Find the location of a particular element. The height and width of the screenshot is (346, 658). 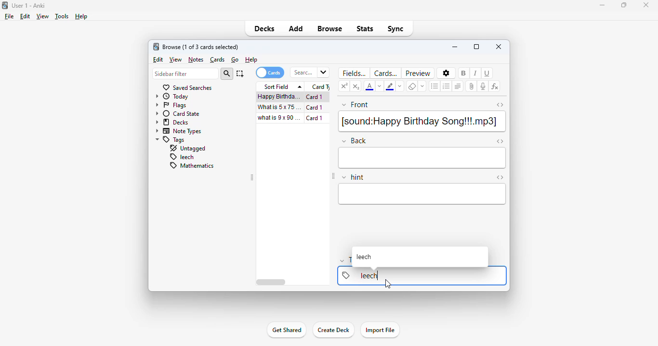

maximize is located at coordinates (477, 47).